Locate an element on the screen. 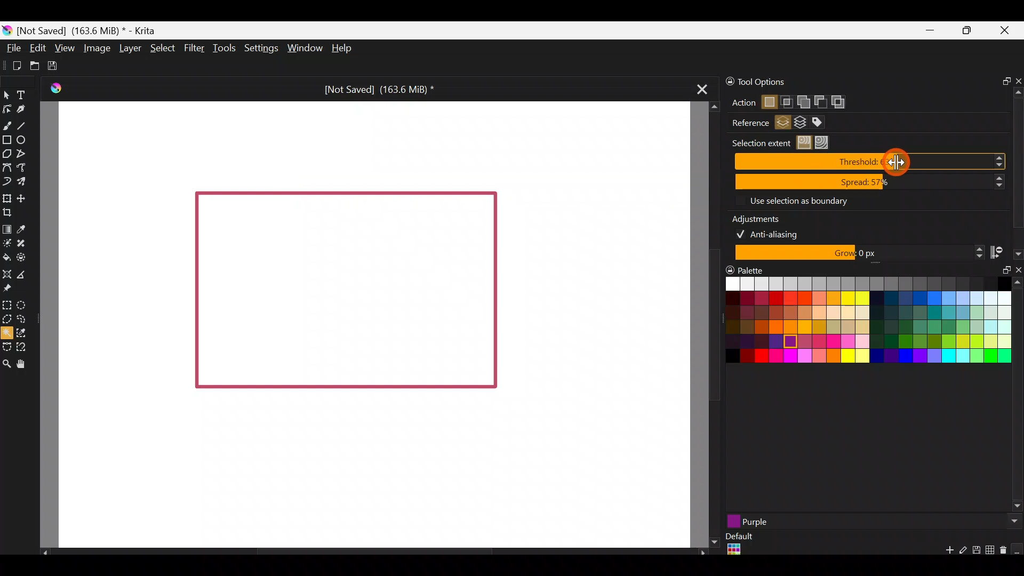 The image size is (1024, 576). Purple color is located at coordinates (815, 521).